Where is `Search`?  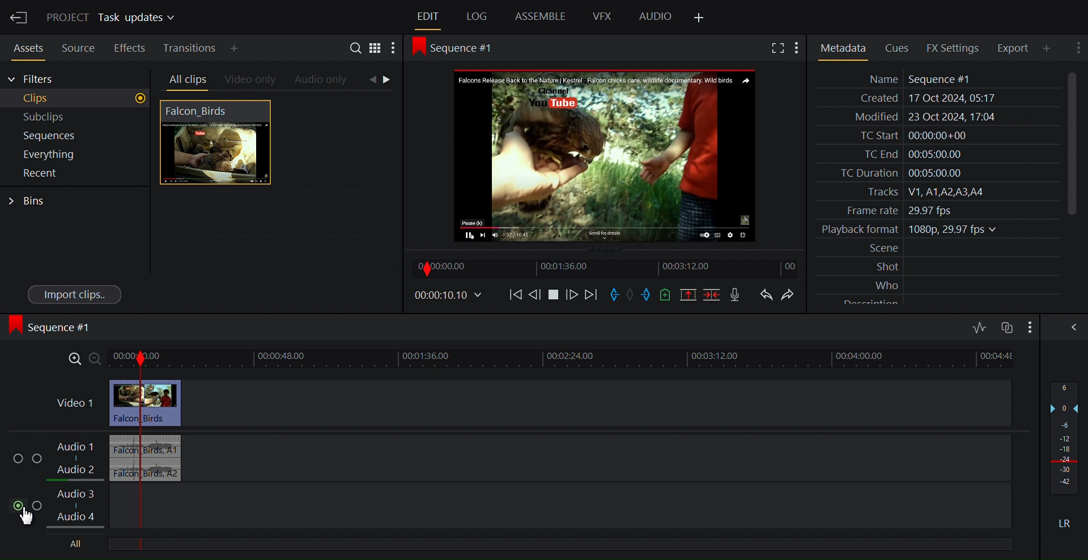
Search is located at coordinates (358, 49).